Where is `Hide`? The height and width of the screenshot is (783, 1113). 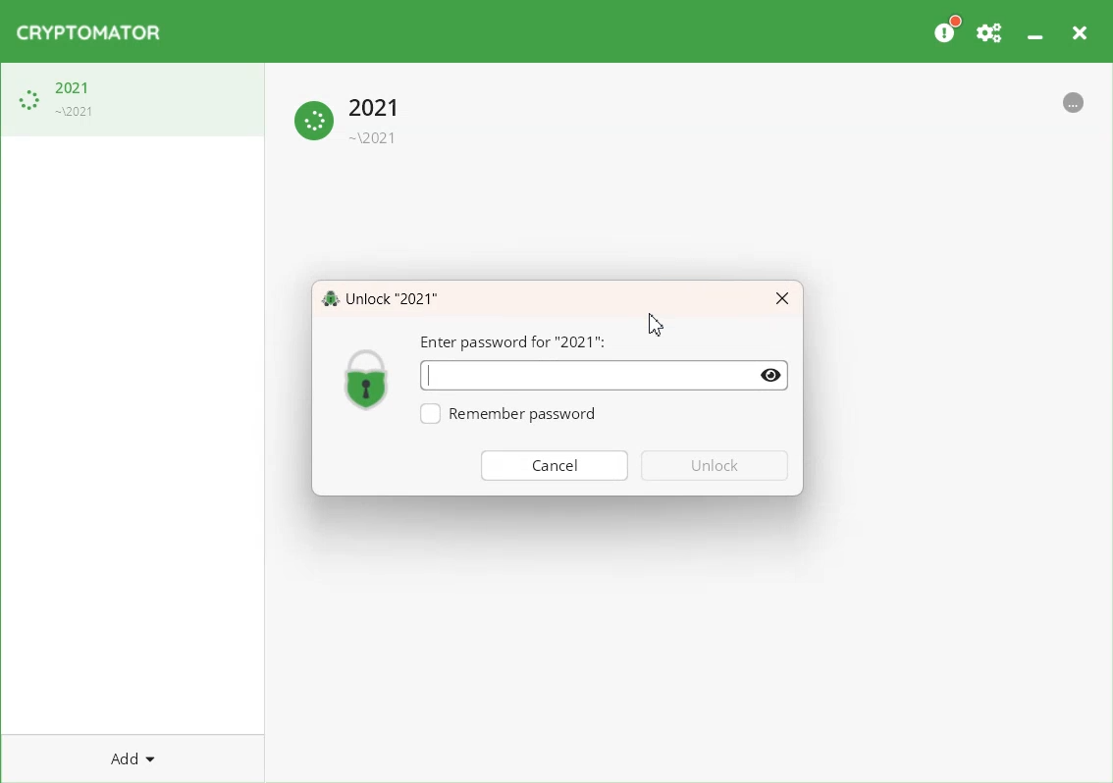
Hide is located at coordinates (772, 376).